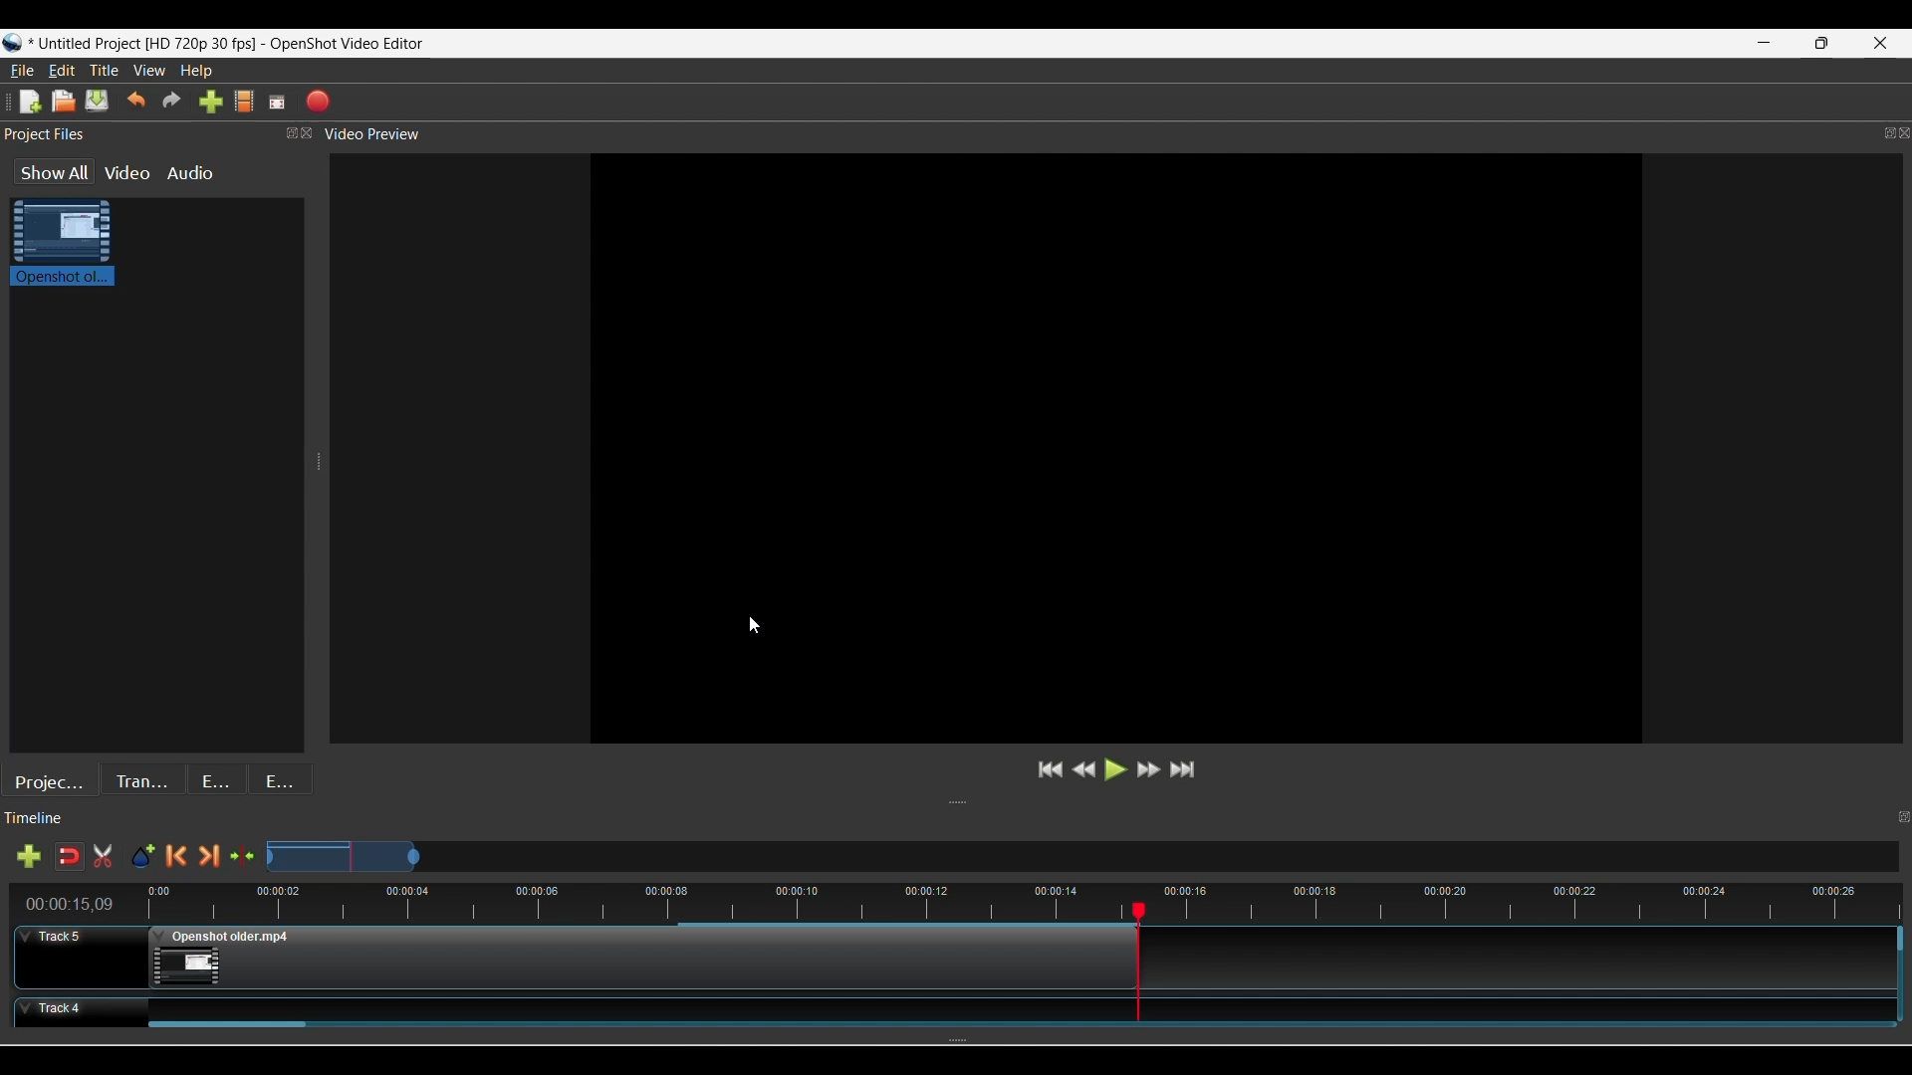 This screenshot has width=1912, height=1075. What do you see at coordinates (242, 856) in the screenshot?
I see `Center the timeline on the playhead` at bounding box center [242, 856].